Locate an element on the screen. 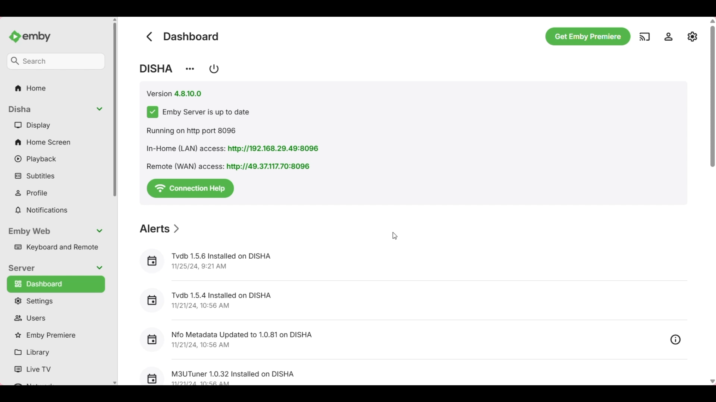  Go back is located at coordinates (149, 36).